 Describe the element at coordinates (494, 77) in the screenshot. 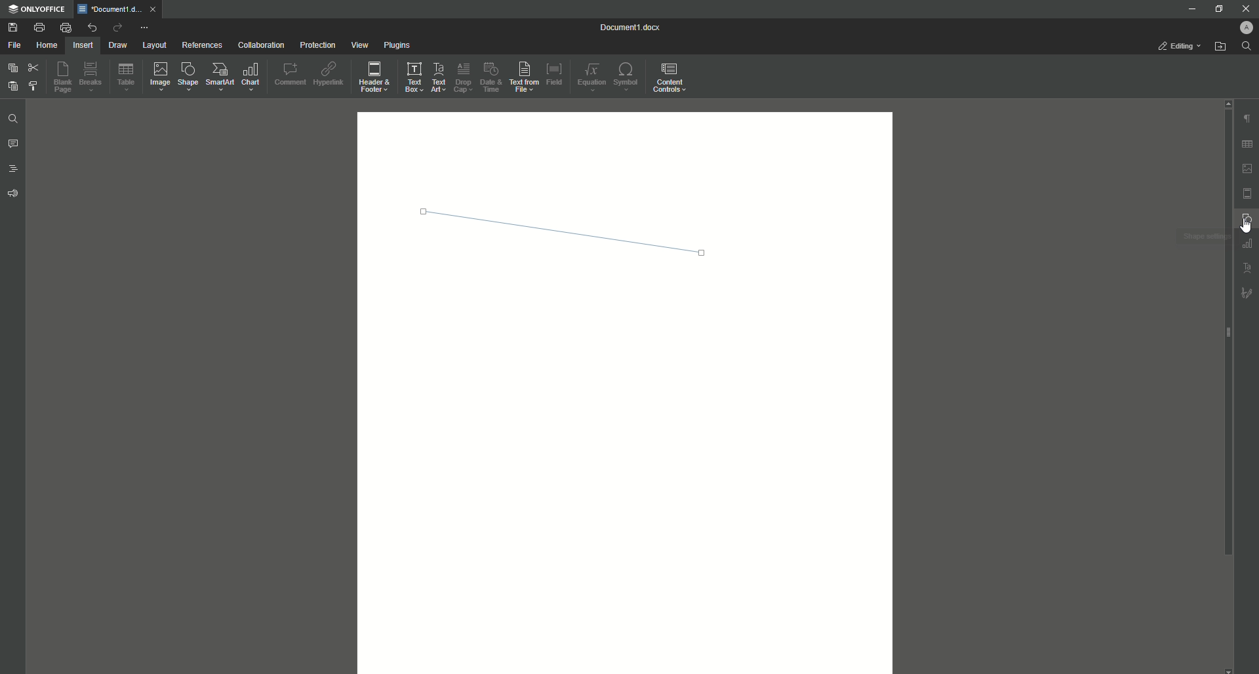

I see `Date and Time` at that location.